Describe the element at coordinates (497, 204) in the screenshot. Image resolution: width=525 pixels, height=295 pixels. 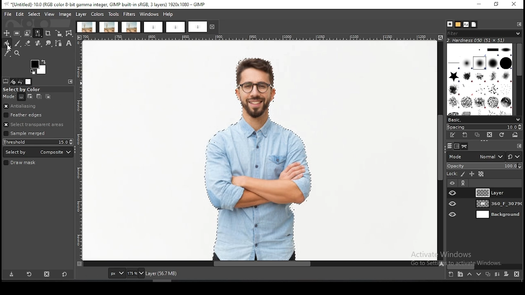
I see `layer` at that location.